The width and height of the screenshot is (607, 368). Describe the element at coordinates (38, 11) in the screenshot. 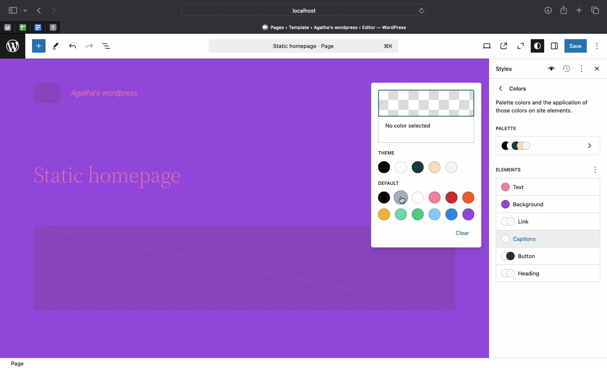

I see `Previous page` at that location.